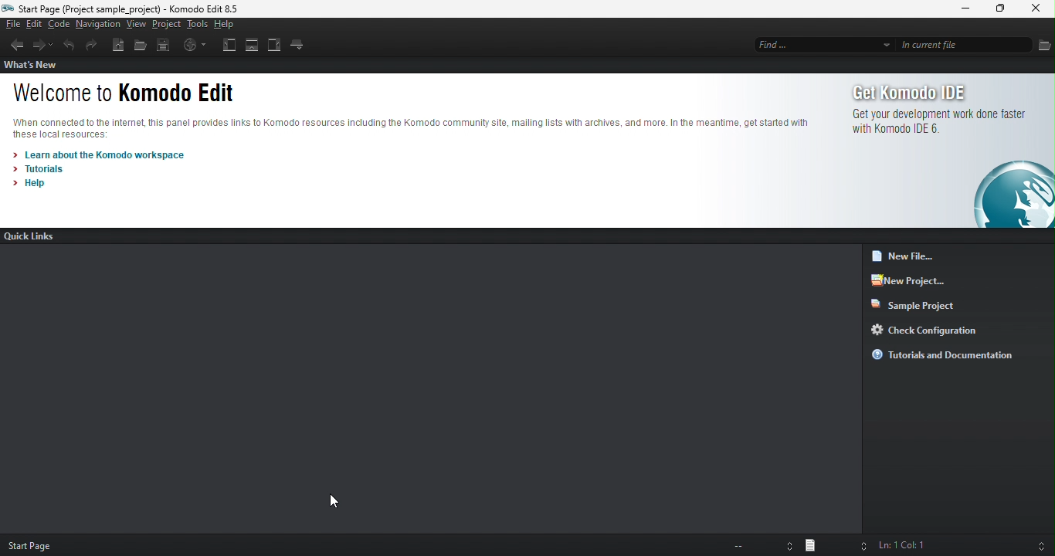  Describe the element at coordinates (942, 89) in the screenshot. I see `get komodo ide` at that location.